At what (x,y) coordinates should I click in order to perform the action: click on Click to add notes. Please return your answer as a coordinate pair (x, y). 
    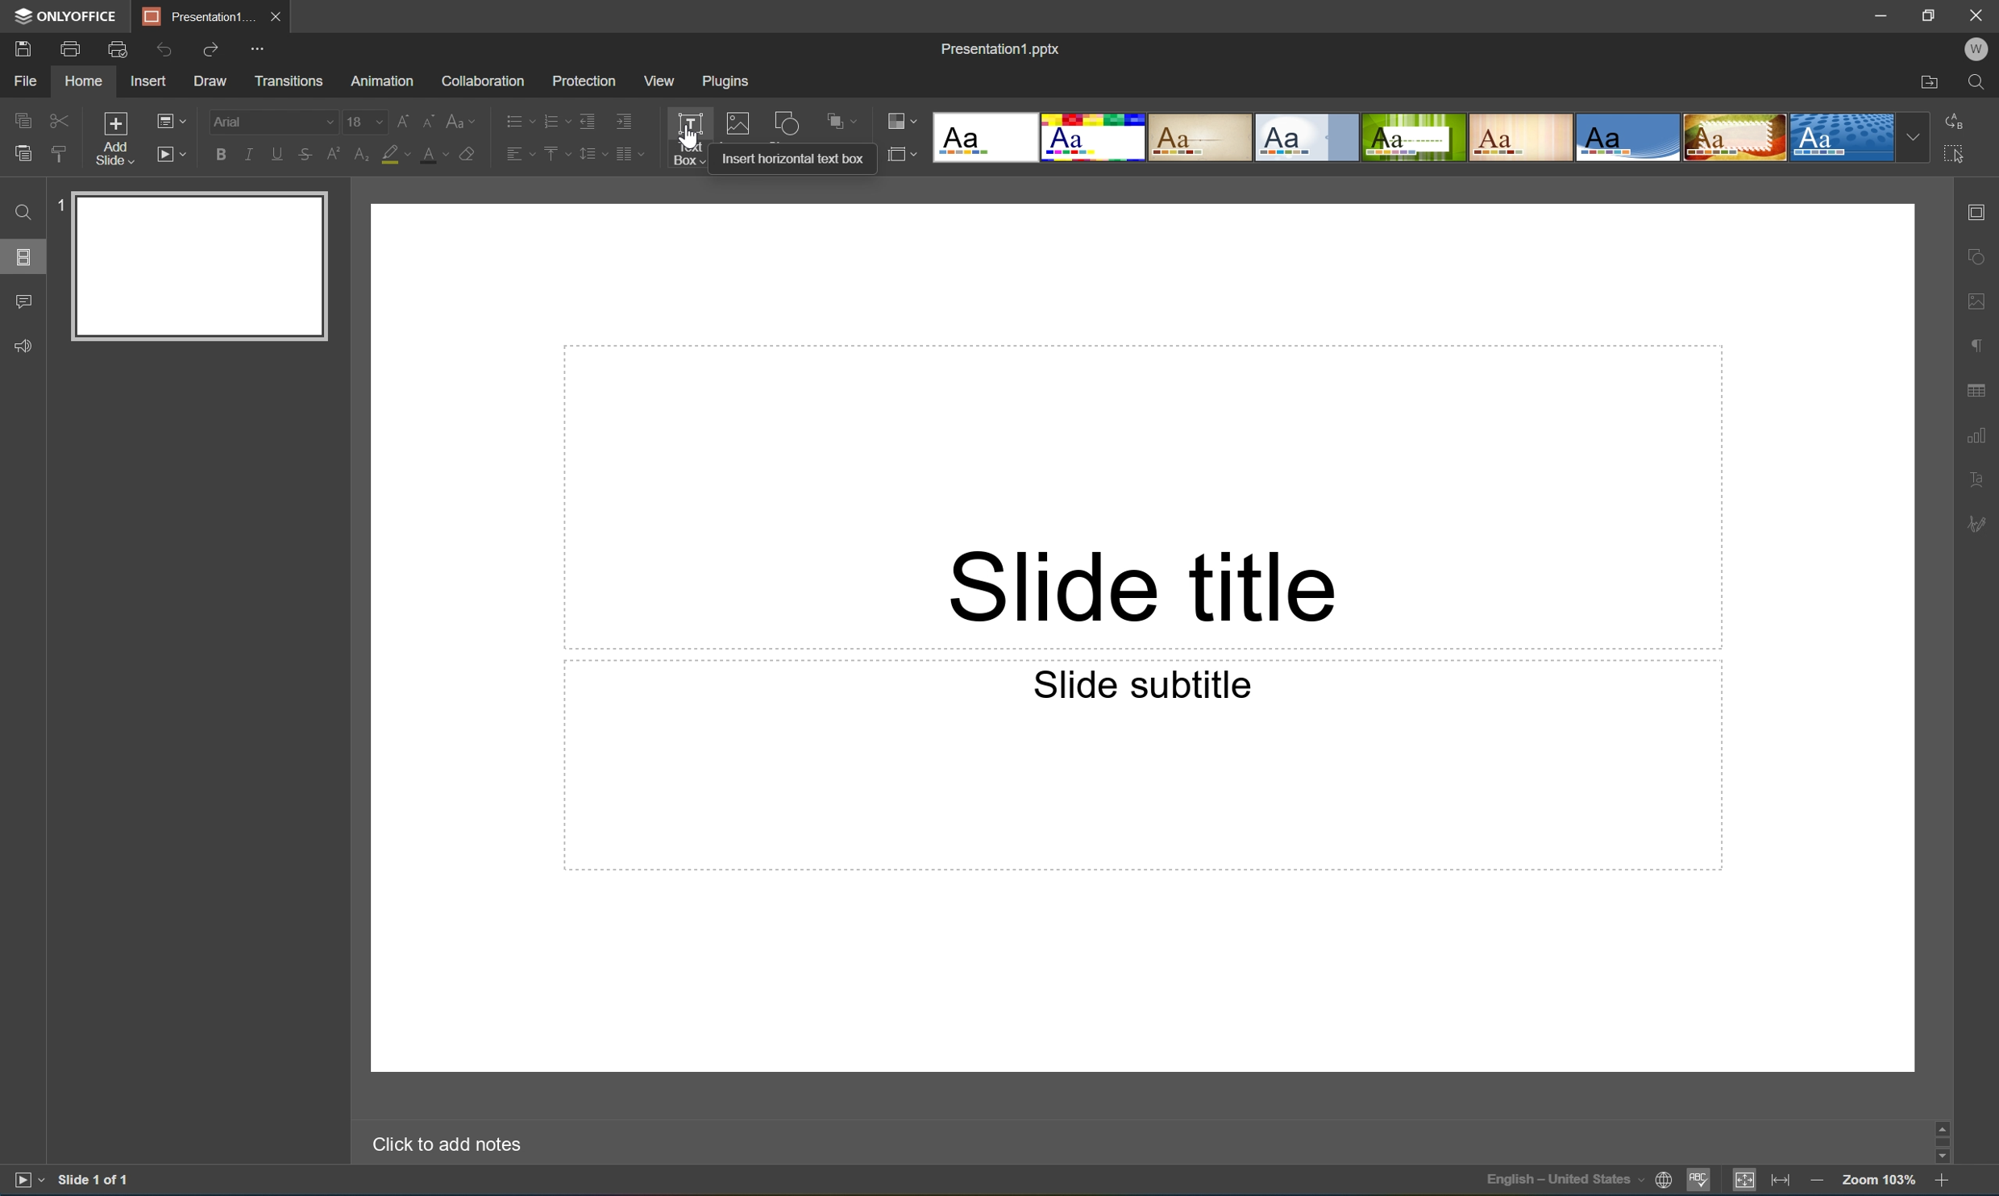
    Looking at the image, I should click on (443, 1142).